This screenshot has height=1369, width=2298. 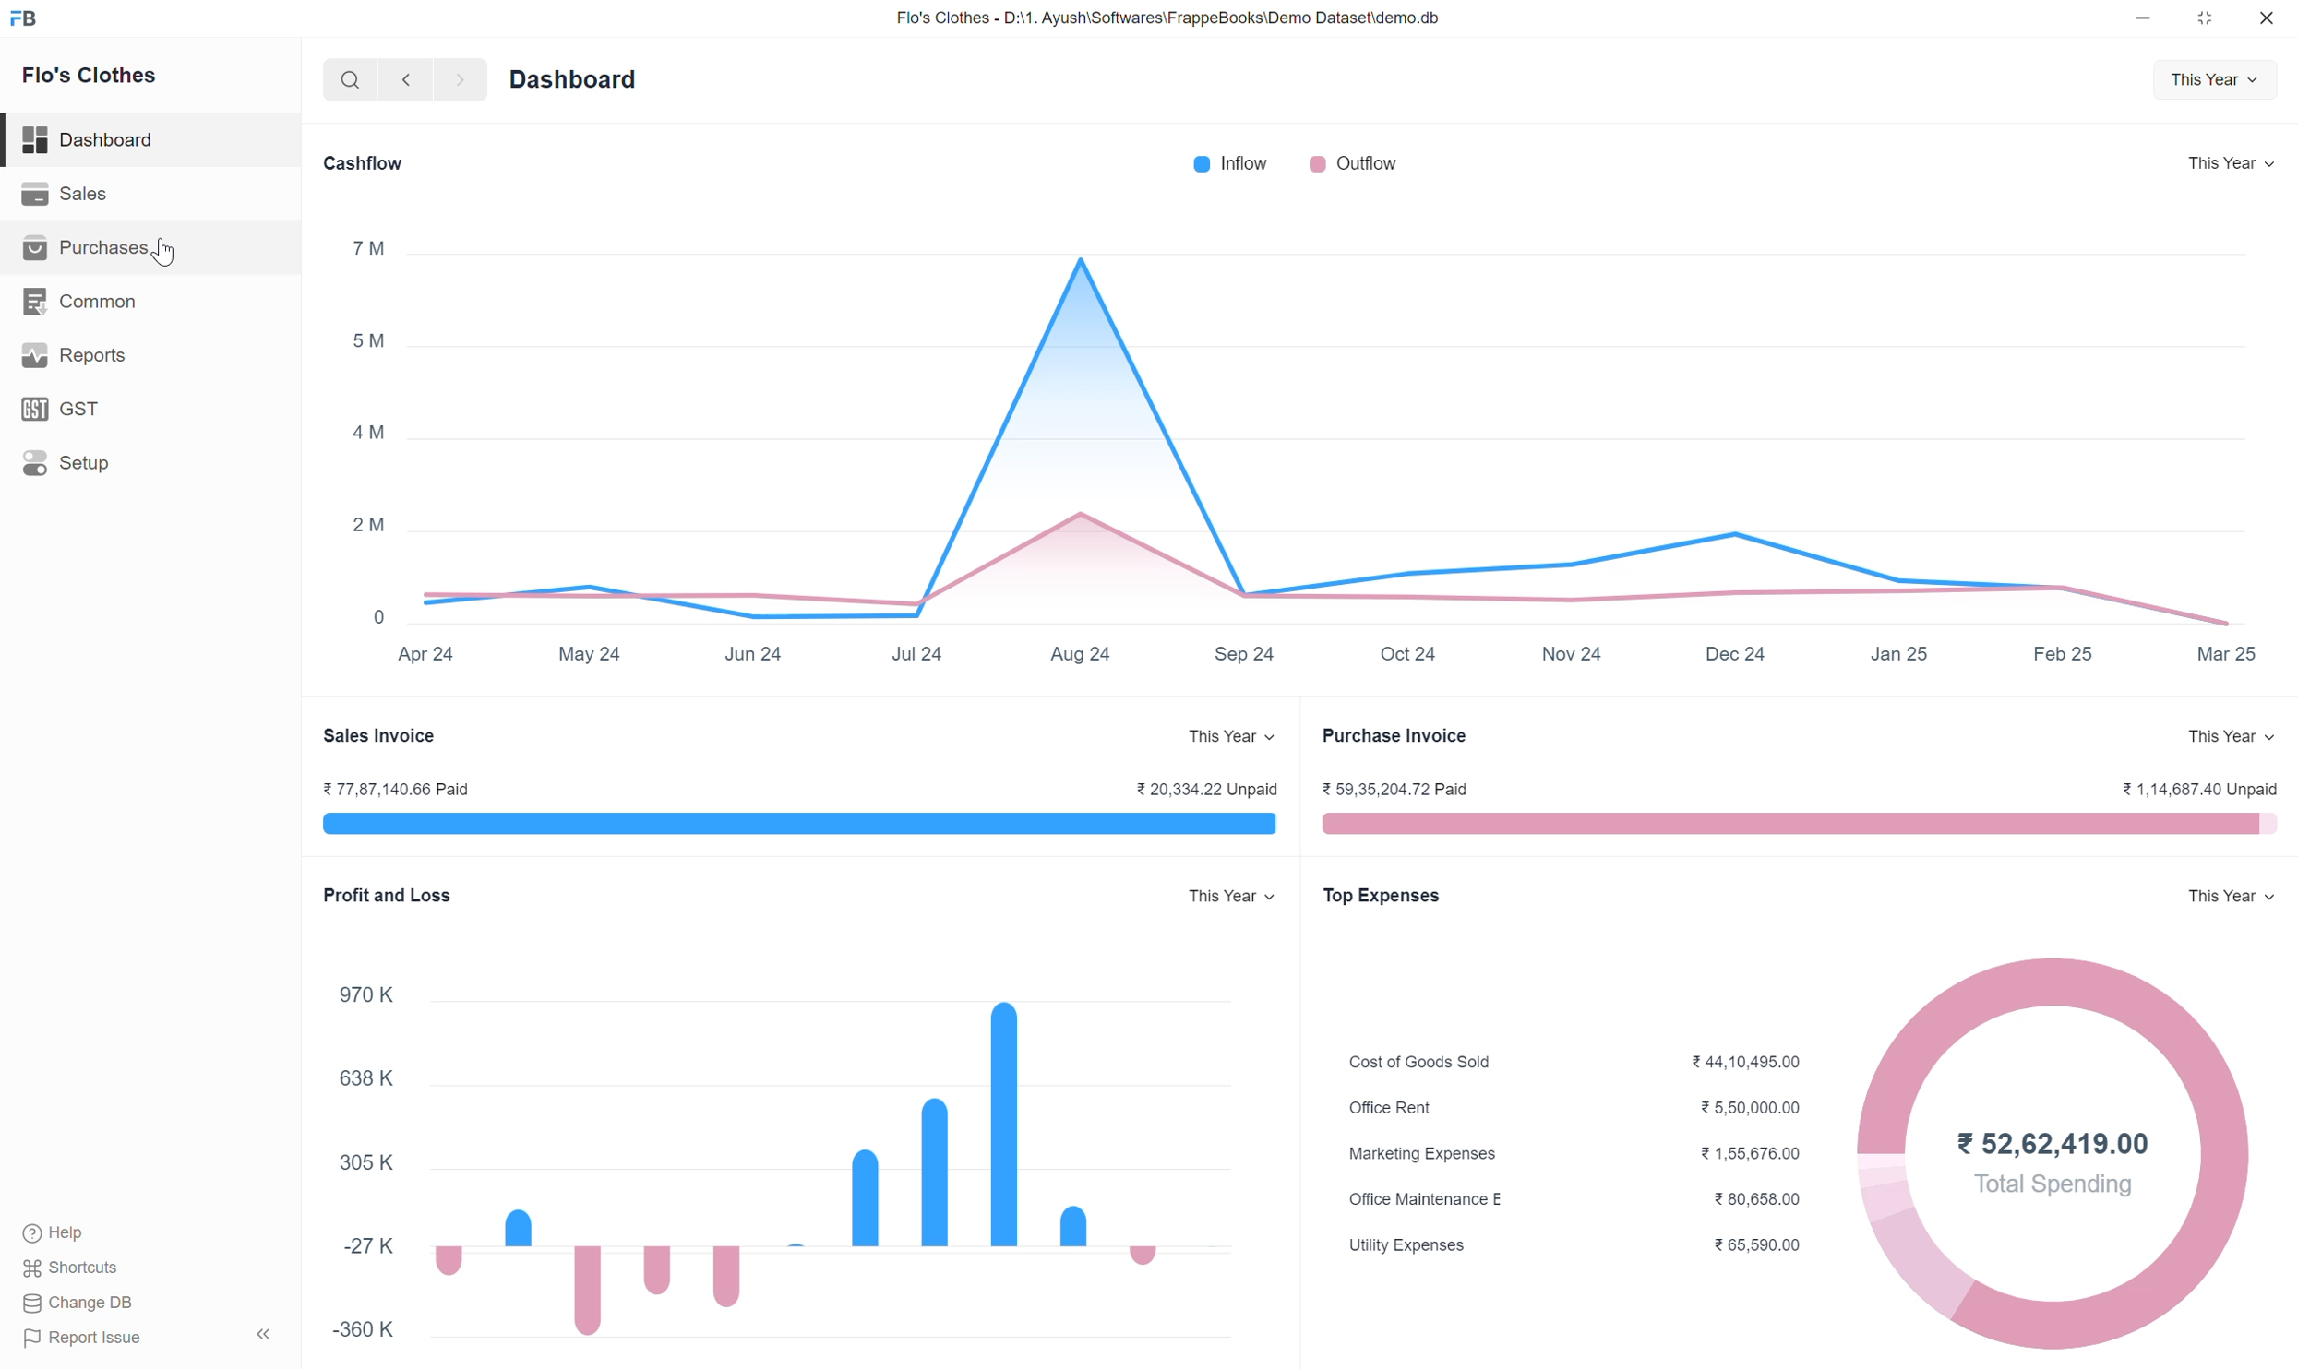 What do you see at coordinates (78, 1303) in the screenshot?
I see `change DB` at bounding box center [78, 1303].